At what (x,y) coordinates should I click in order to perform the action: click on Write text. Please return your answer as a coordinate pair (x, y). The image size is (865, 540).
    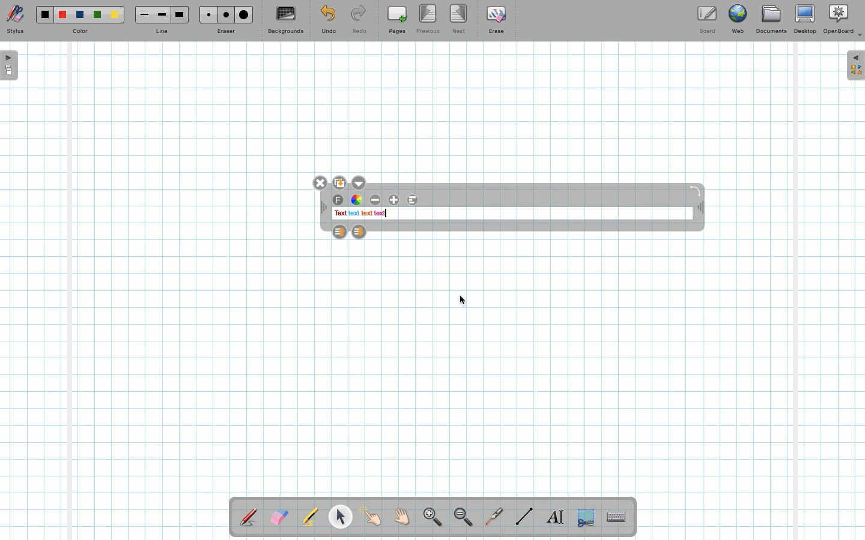
    Looking at the image, I should click on (556, 515).